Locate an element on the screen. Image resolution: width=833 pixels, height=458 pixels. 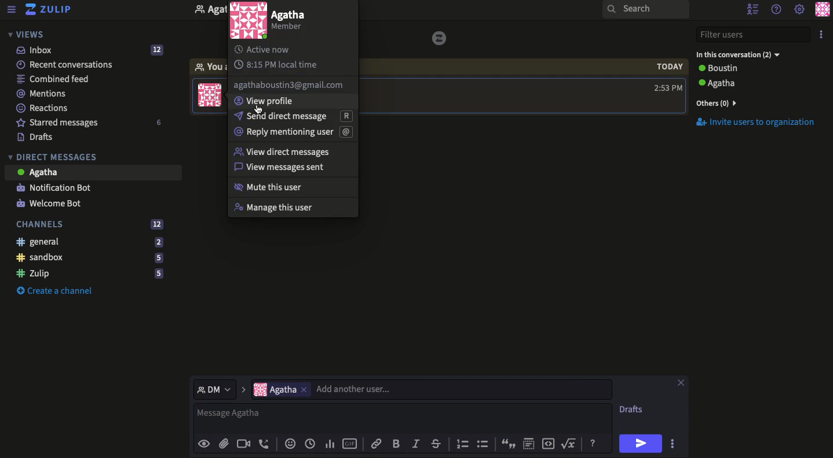
Reactions is located at coordinates (43, 108).